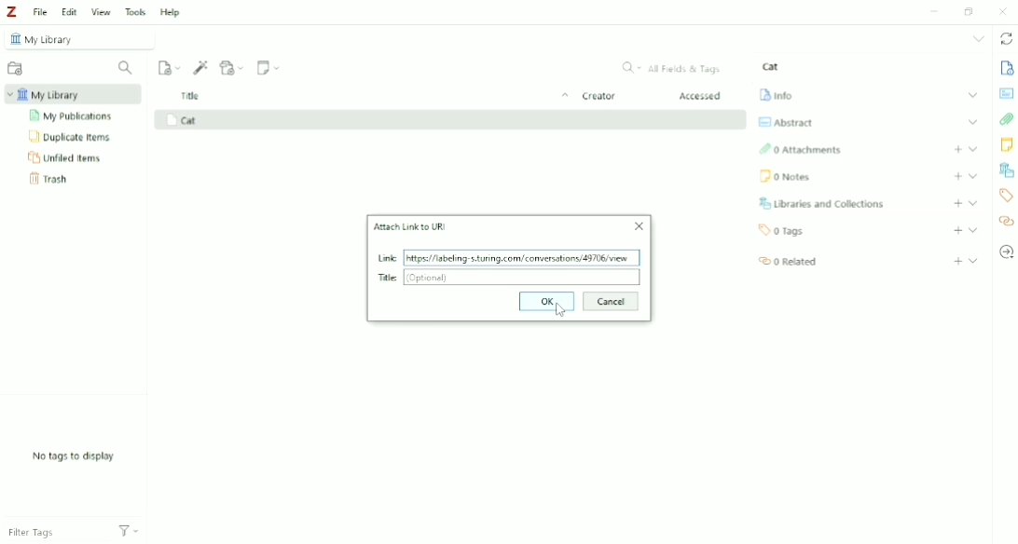  I want to click on Notes, so click(1007, 144).